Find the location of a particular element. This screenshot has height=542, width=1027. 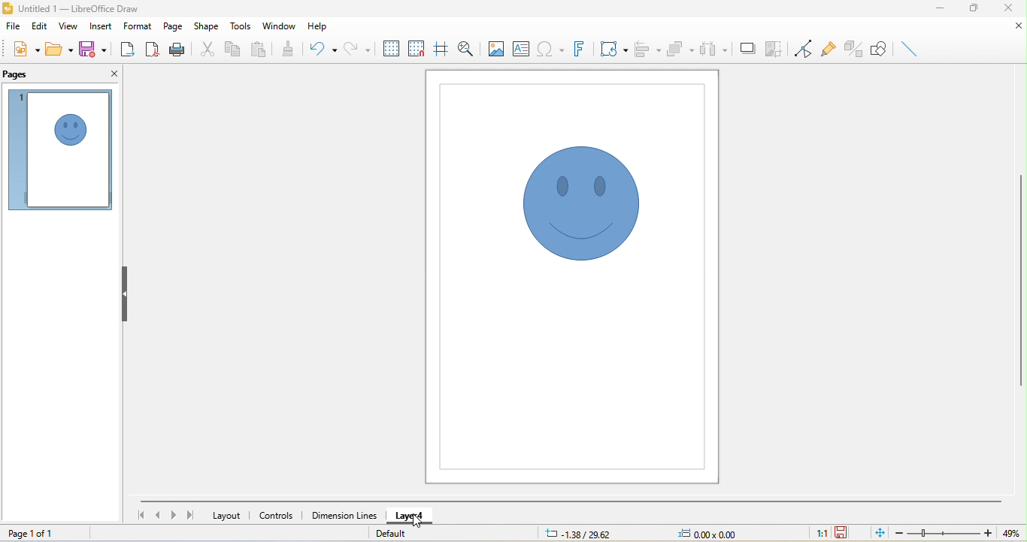

glue point function is located at coordinates (830, 49).